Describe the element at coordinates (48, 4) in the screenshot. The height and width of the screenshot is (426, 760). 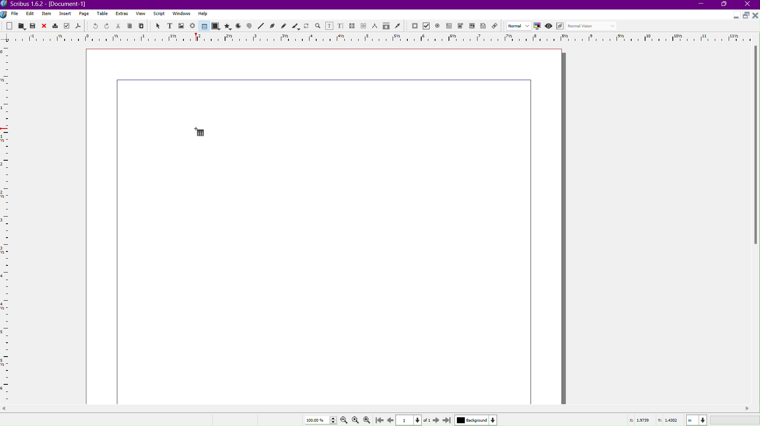
I see `Window Name` at that location.